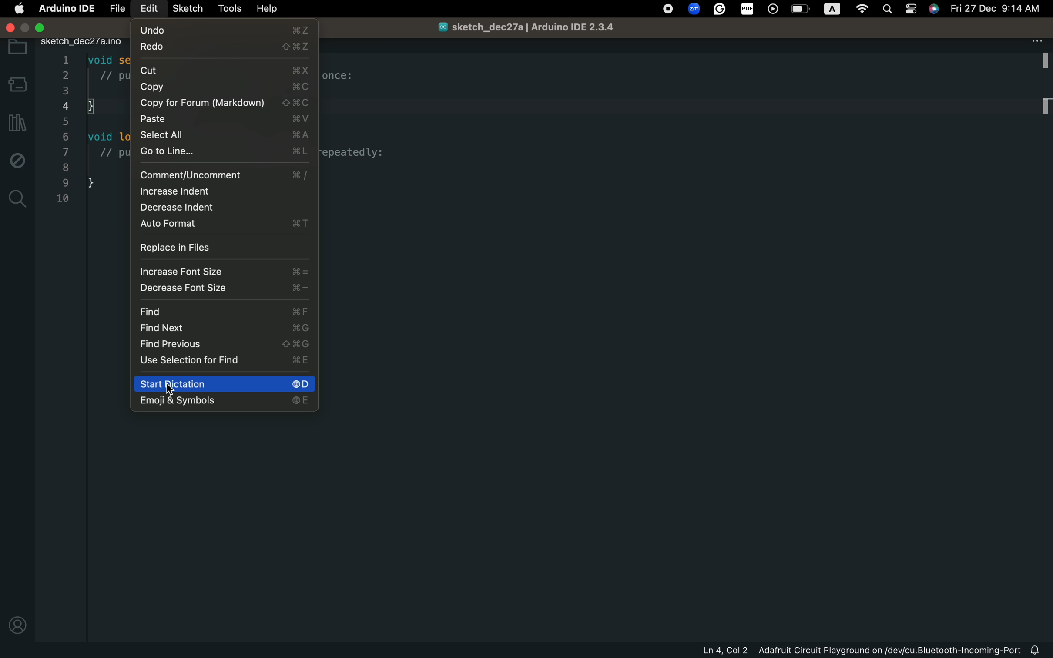 The width and height of the screenshot is (1053, 658). What do you see at coordinates (224, 345) in the screenshot?
I see `find previous` at bounding box center [224, 345].